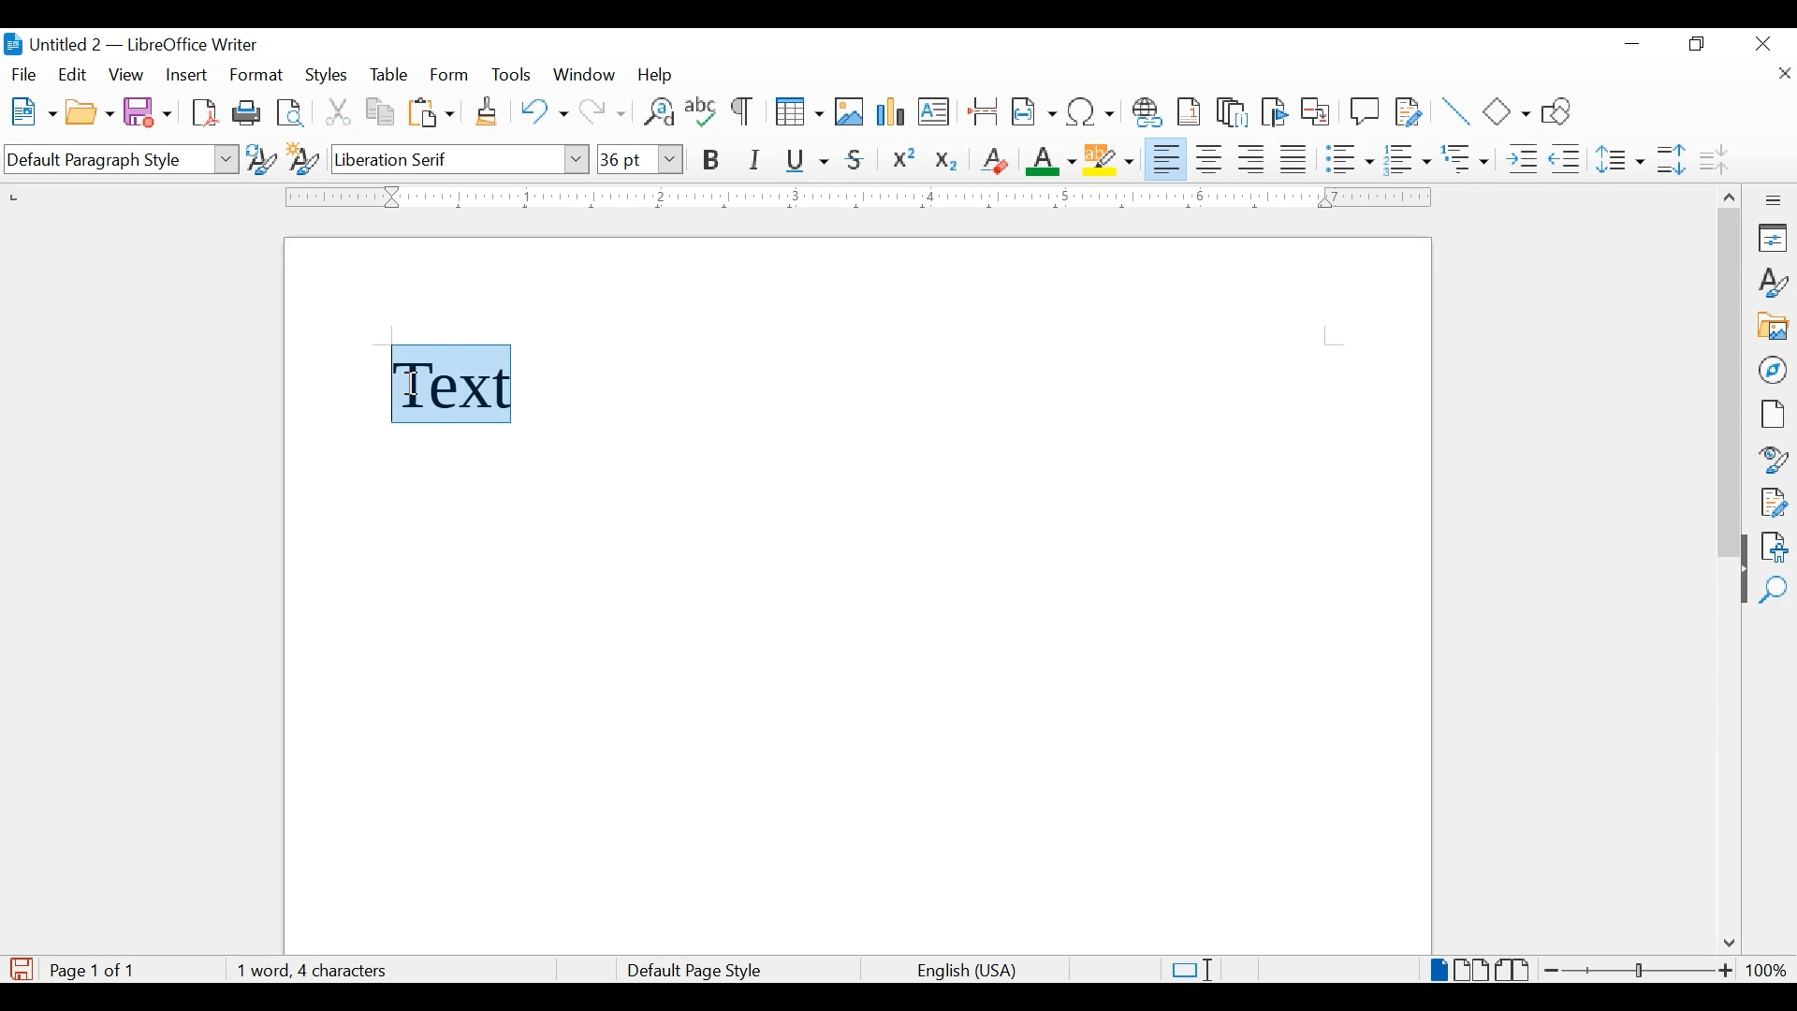 The image size is (1797, 1011). What do you see at coordinates (208, 113) in the screenshot?
I see `export directly as pdf` at bounding box center [208, 113].